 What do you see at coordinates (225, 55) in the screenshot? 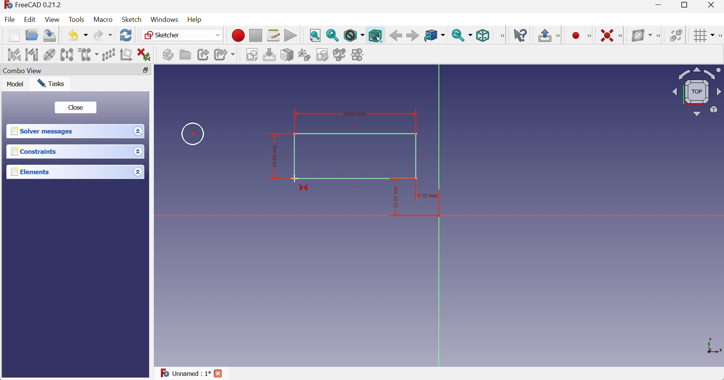
I see `Make sub-link` at bounding box center [225, 55].